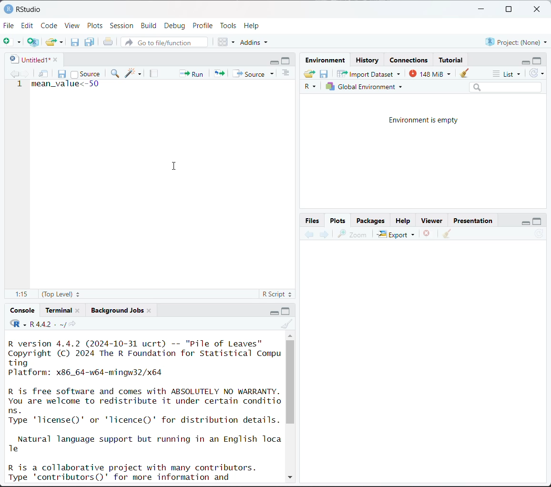 This screenshot has width=551, height=487. What do you see at coordinates (324, 74) in the screenshot?
I see `save workspace as` at bounding box center [324, 74].